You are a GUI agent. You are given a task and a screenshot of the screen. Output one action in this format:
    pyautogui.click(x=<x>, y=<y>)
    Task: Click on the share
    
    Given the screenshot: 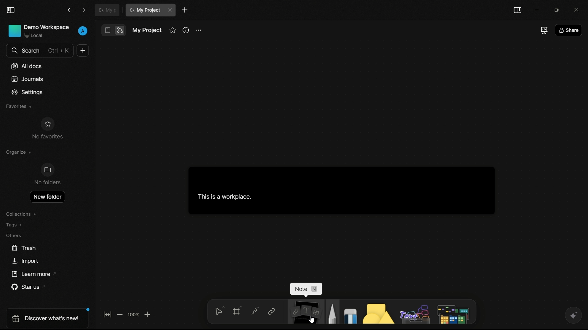 What is the action you would take?
    pyautogui.click(x=569, y=30)
    